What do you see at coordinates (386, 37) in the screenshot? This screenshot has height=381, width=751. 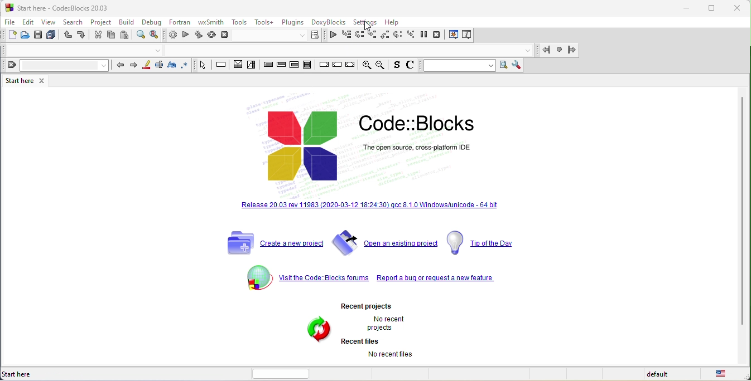 I see `step out` at bounding box center [386, 37].